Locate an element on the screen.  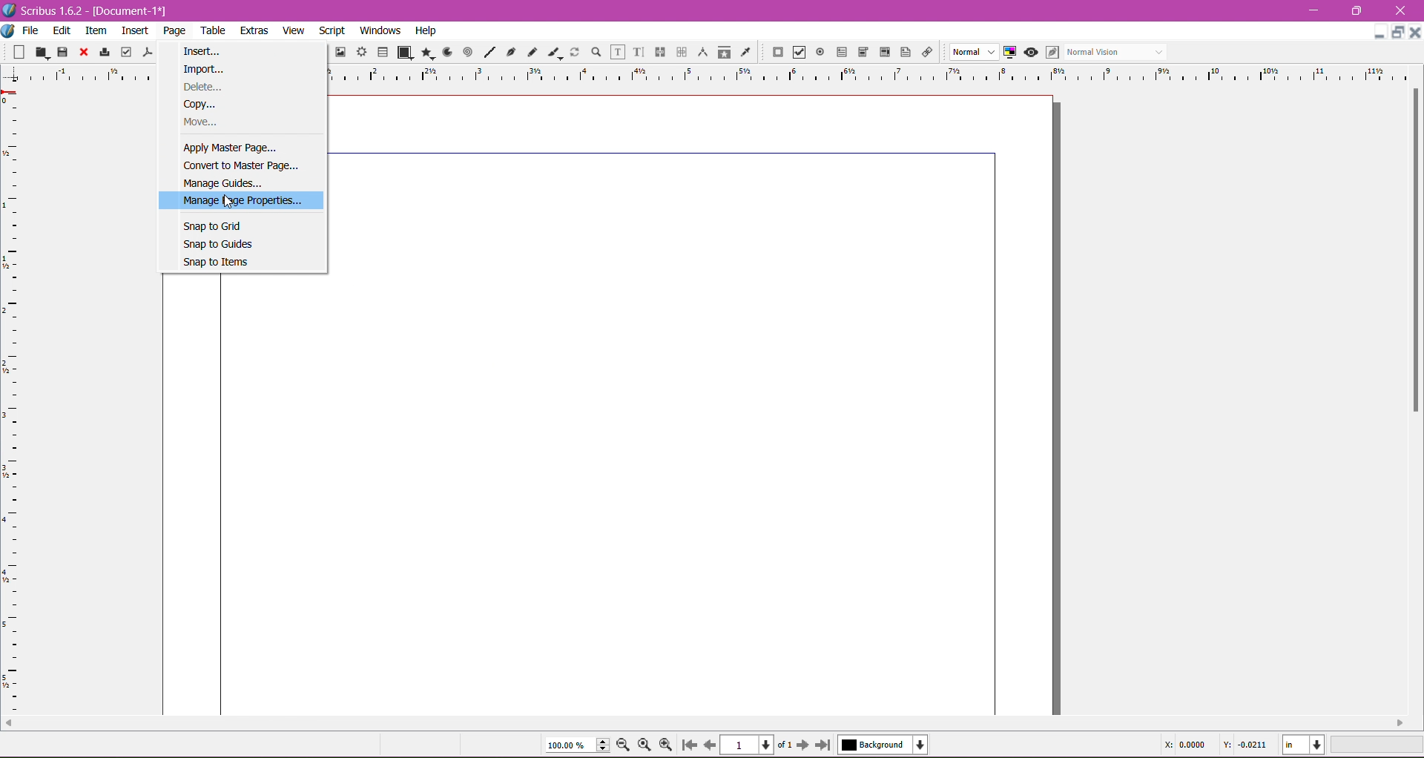
Restore Down is located at coordinates (1355, 11).